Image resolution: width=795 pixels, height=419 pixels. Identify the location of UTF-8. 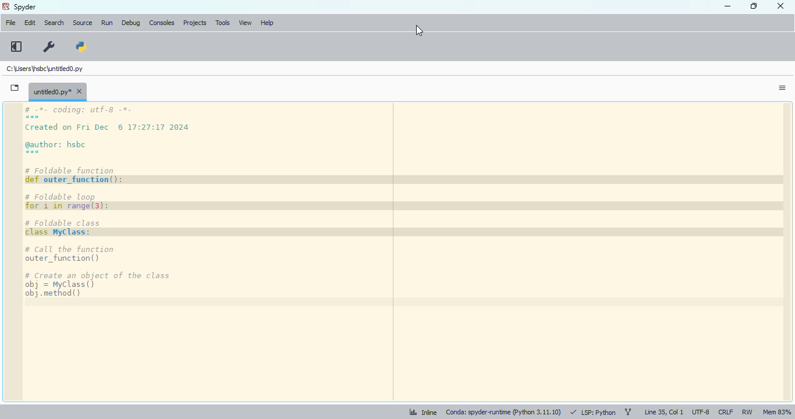
(700, 410).